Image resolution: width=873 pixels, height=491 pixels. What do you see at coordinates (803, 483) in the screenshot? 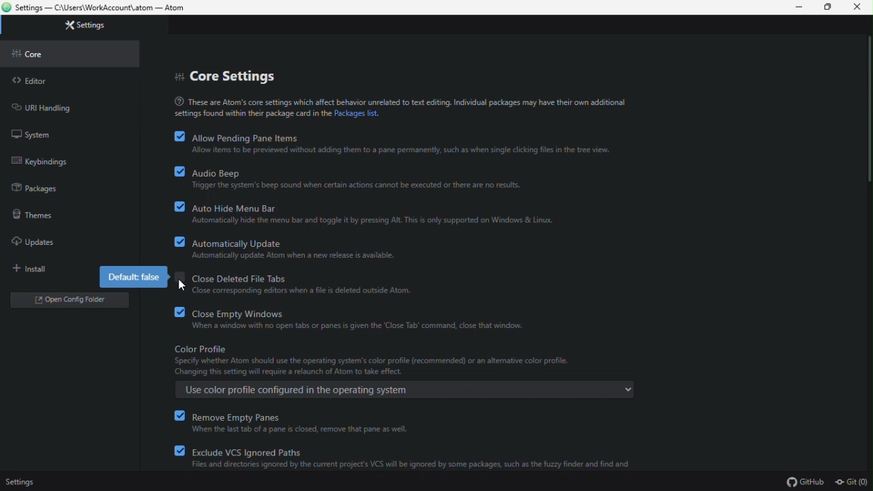
I see `GitHub` at bounding box center [803, 483].